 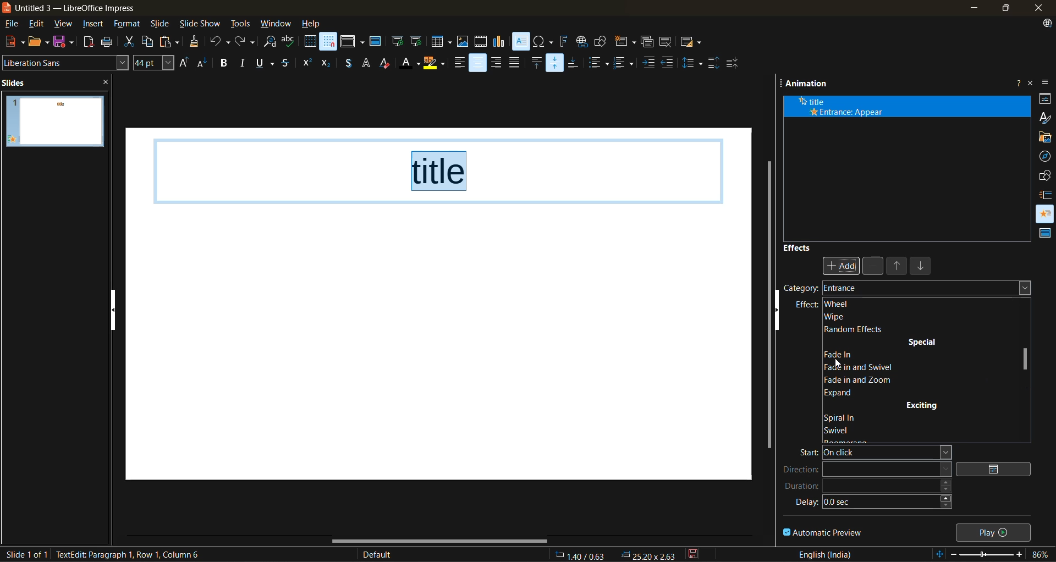 What do you see at coordinates (329, 41) in the screenshot?
I see `snap to grid` at bounding box center [329, 41].